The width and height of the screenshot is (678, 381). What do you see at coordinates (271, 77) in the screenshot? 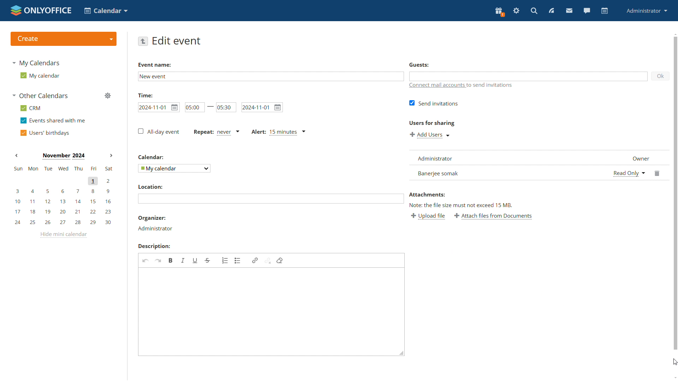
I see `edit event name` at bounding box center [271, 77].